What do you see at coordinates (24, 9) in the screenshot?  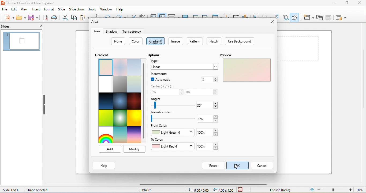 I see `view` at bounding box center [24, 9].